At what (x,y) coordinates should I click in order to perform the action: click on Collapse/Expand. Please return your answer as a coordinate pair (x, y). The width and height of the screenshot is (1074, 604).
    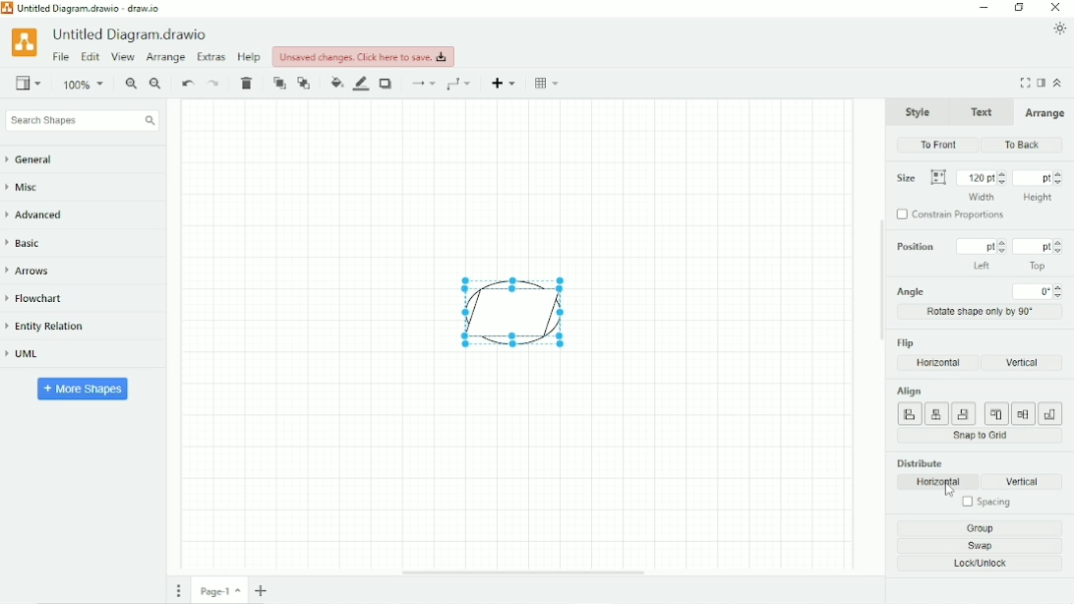
    Looking at the image, I should click on (1058, 82).